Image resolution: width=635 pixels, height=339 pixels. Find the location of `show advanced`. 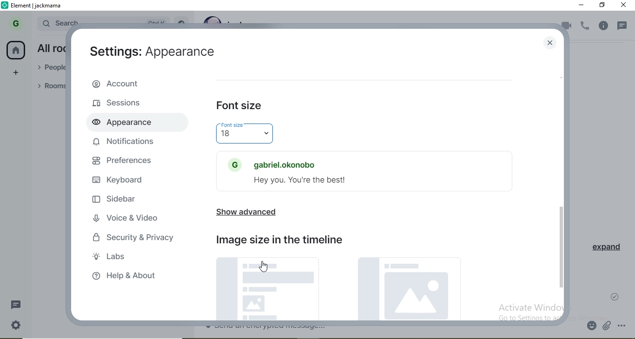

show advanced is located at coordinates (244, 207).